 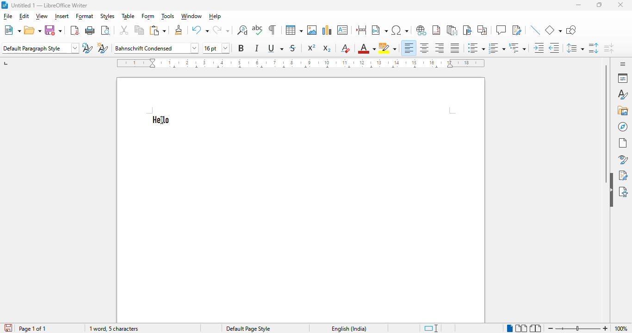 What do you see at coordinates (436, 30) in the screenshot?
I see `insert footnote` at bounding box center [436, 30].